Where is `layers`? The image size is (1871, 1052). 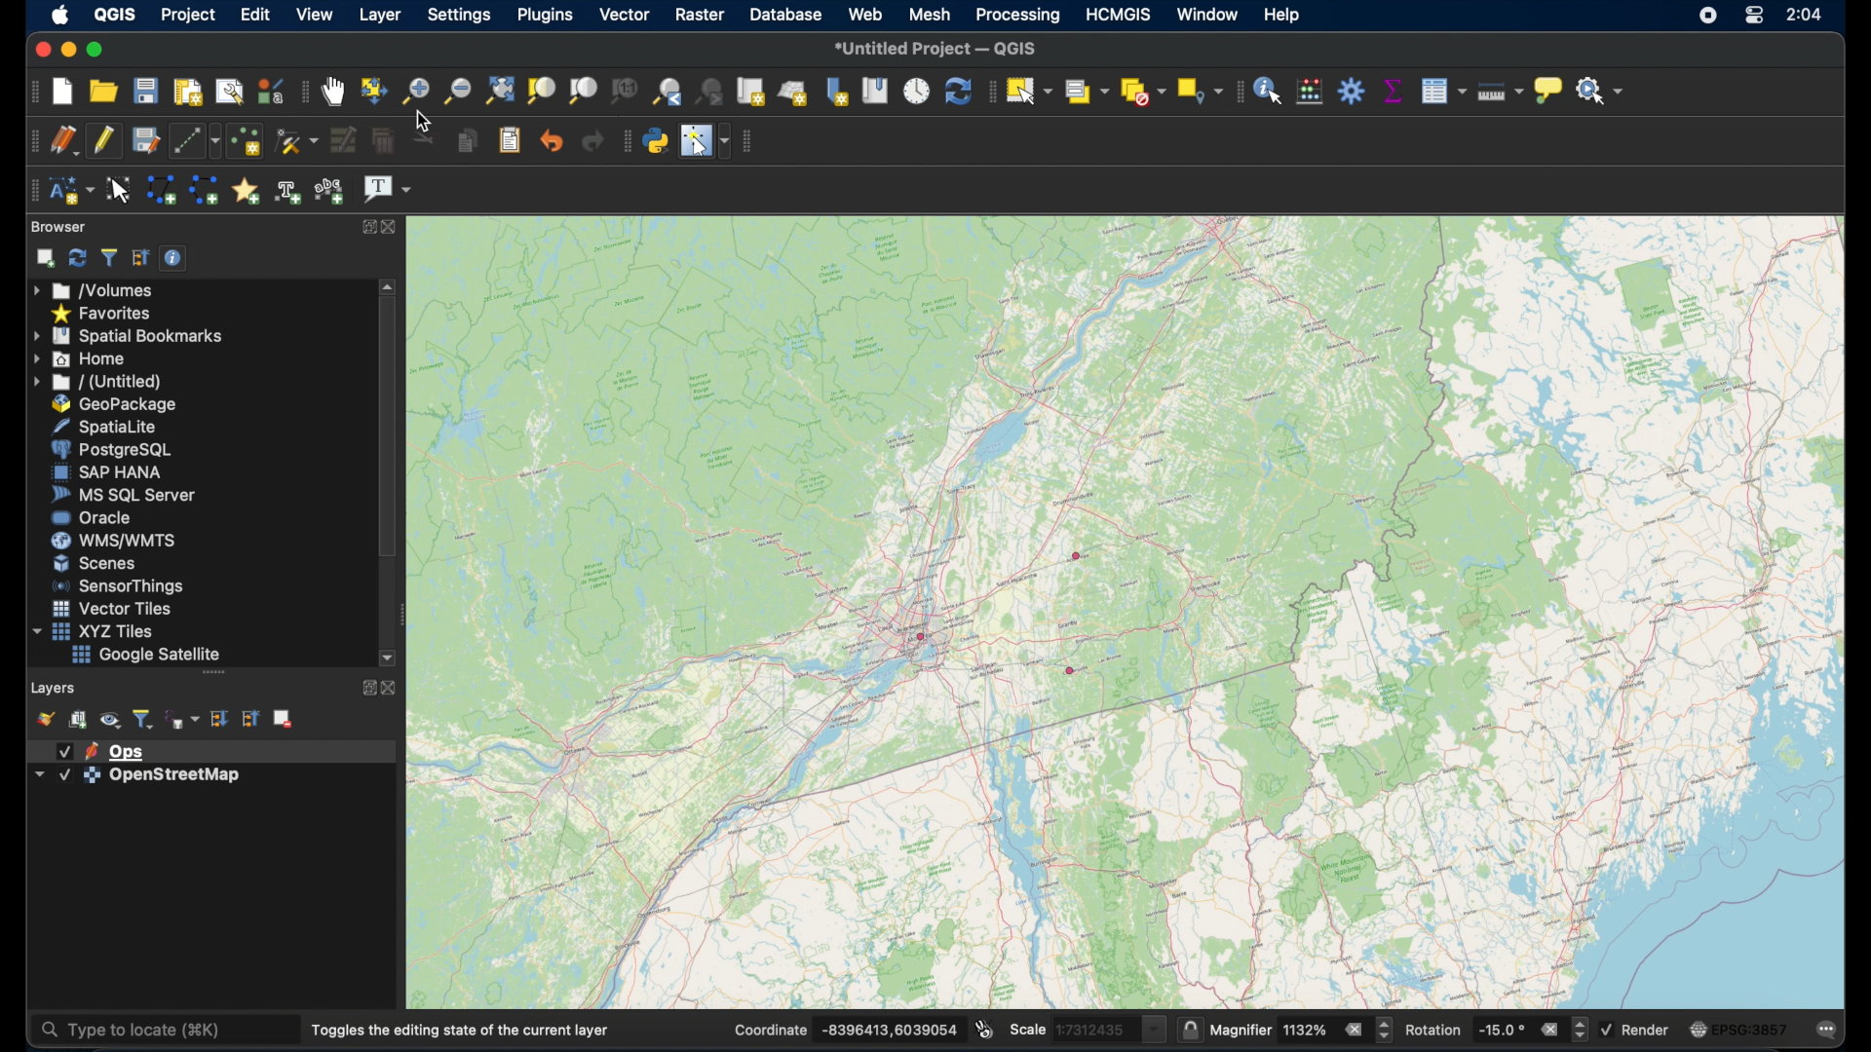
layers is located at coordinates (52, 688).